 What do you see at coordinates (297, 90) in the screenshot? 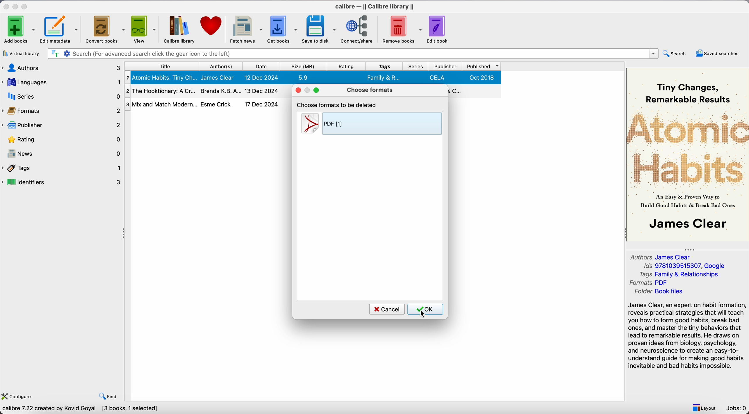
I see `close` at bounding box center [297, 90].